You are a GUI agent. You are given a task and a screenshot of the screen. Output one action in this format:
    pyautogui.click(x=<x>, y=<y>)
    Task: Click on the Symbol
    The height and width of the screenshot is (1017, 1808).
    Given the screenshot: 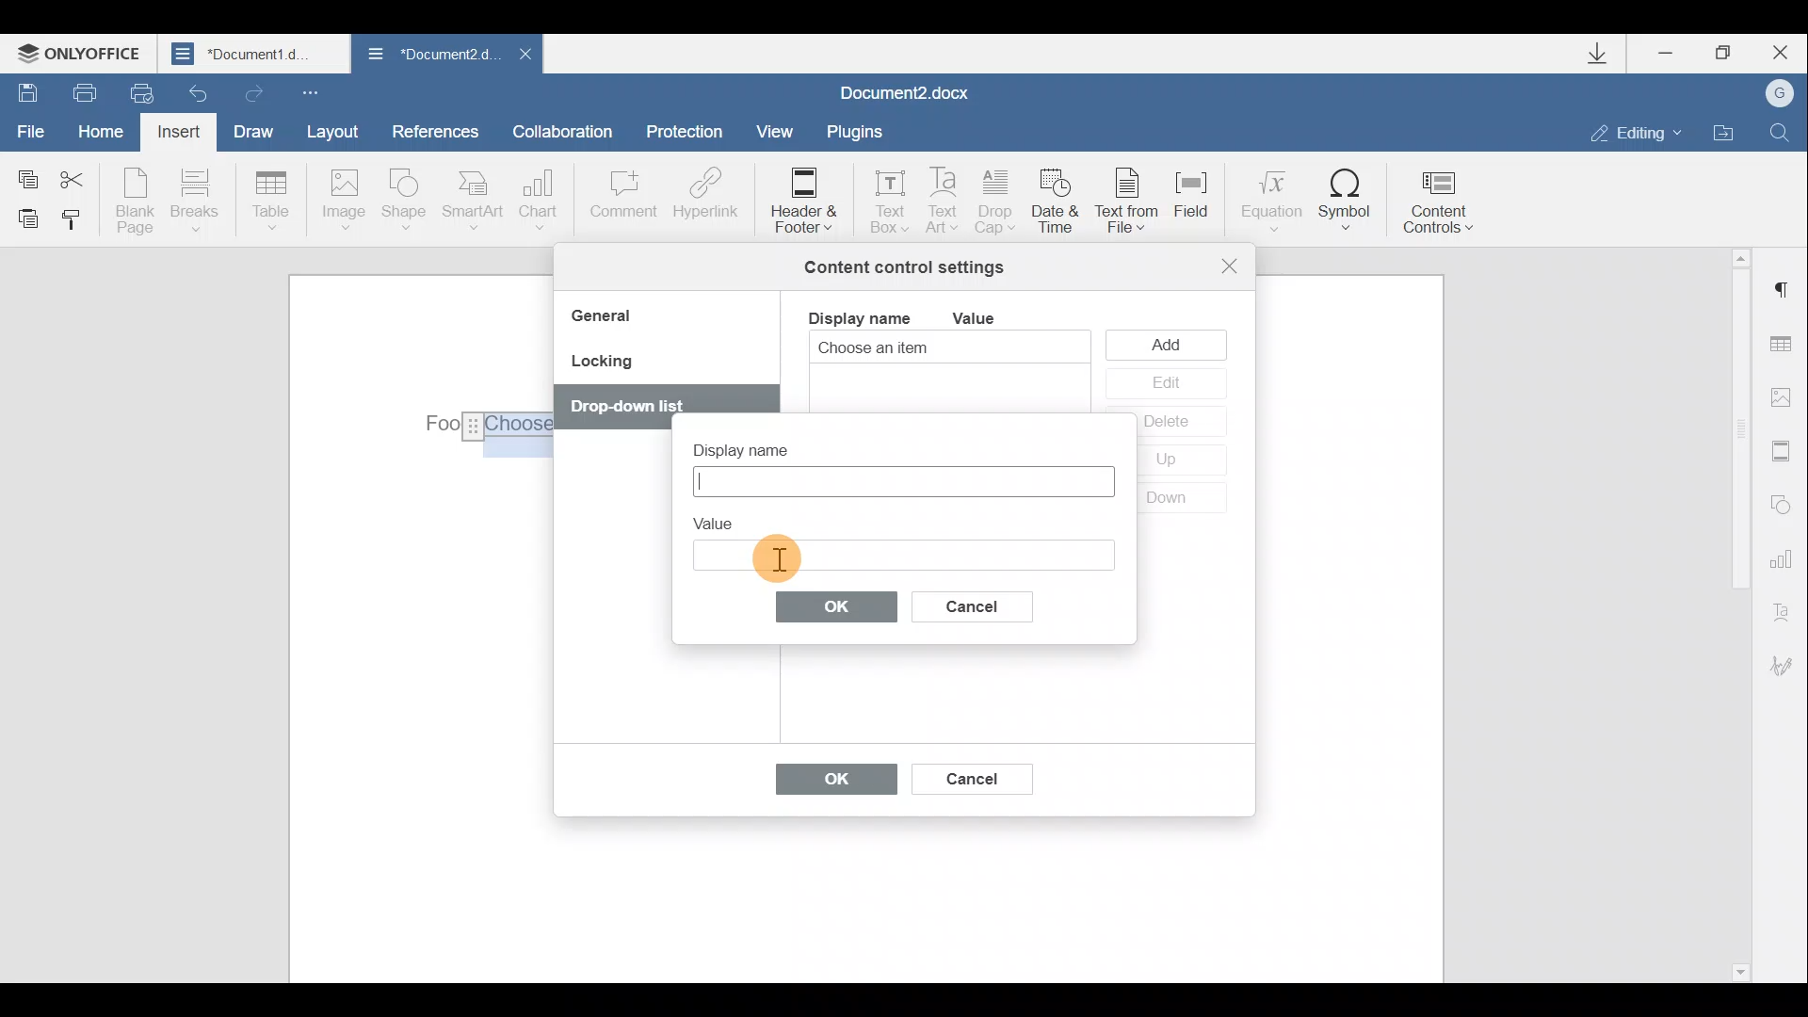 What is the action you would take?
    pyautogui.click(x=1346, y=199)
    